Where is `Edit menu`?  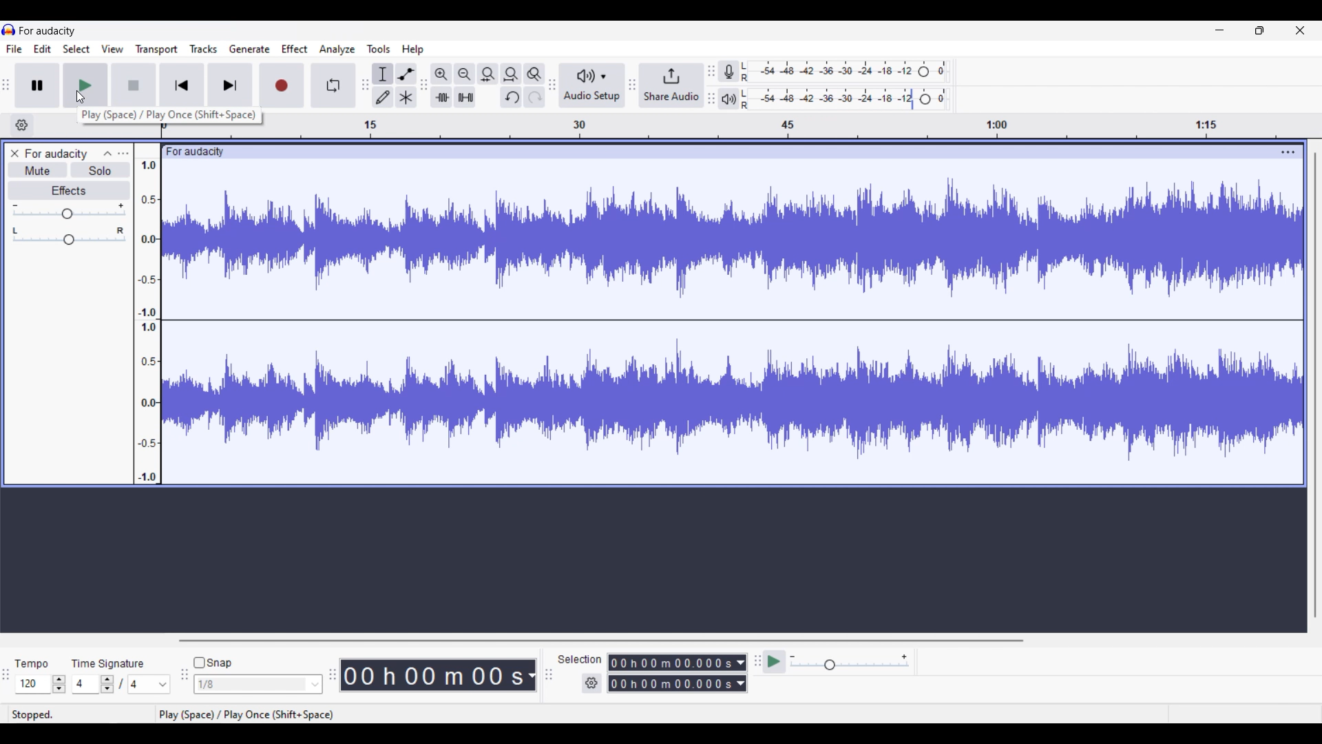
Edit menu is located at coordinates (43, 49).